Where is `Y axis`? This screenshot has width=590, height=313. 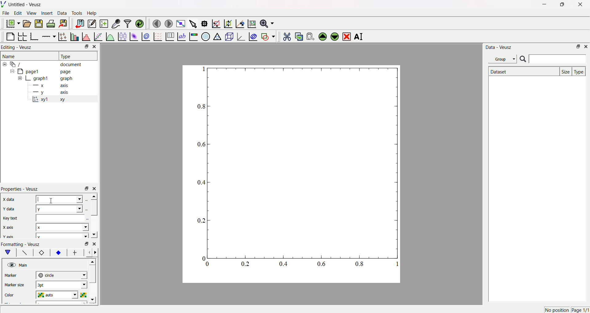
Y axis is located at coordinates (9, 237).